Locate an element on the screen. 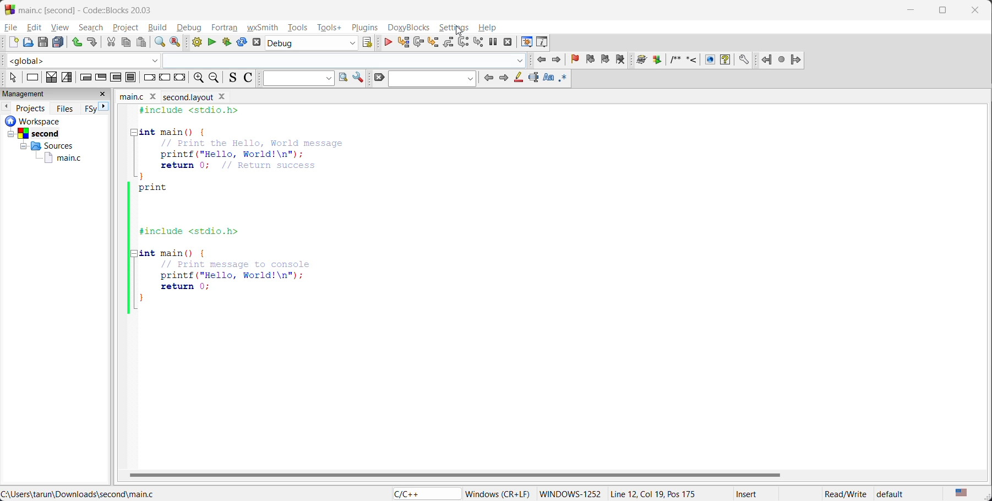  Windows-1252 is located at coordinates (572, 492).